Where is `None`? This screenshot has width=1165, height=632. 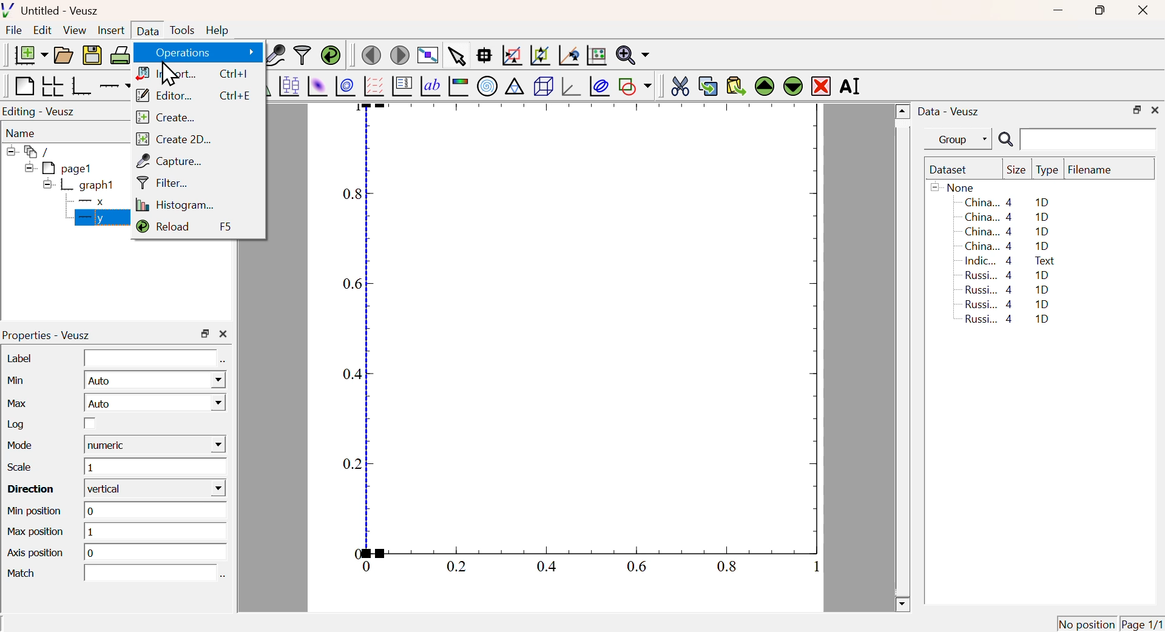 None is located at coordinates (954, 187).